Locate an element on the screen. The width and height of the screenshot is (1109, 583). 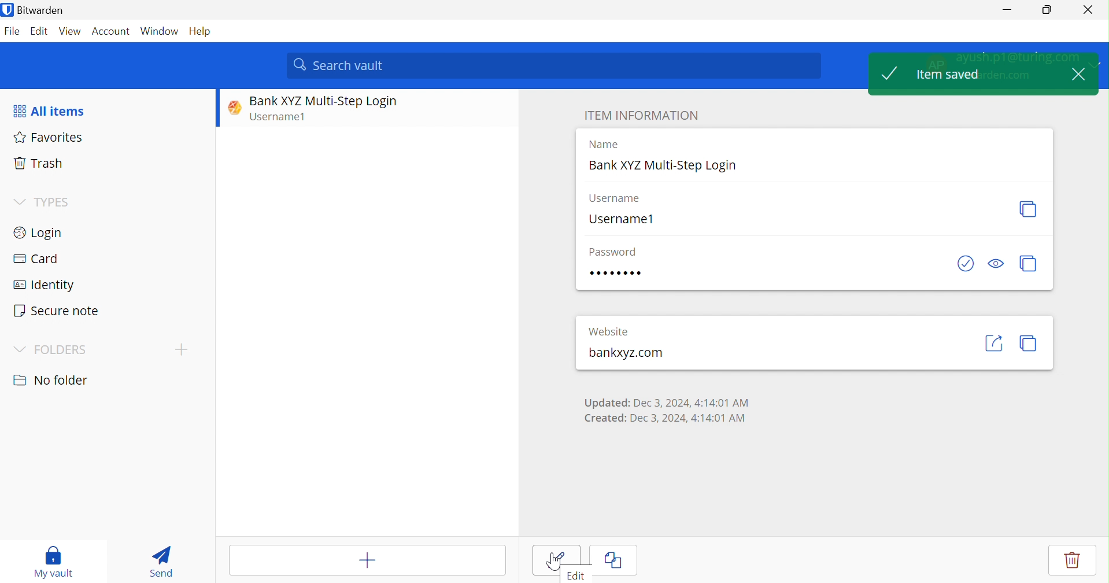
Cancel is located at coordinates (622, 559).